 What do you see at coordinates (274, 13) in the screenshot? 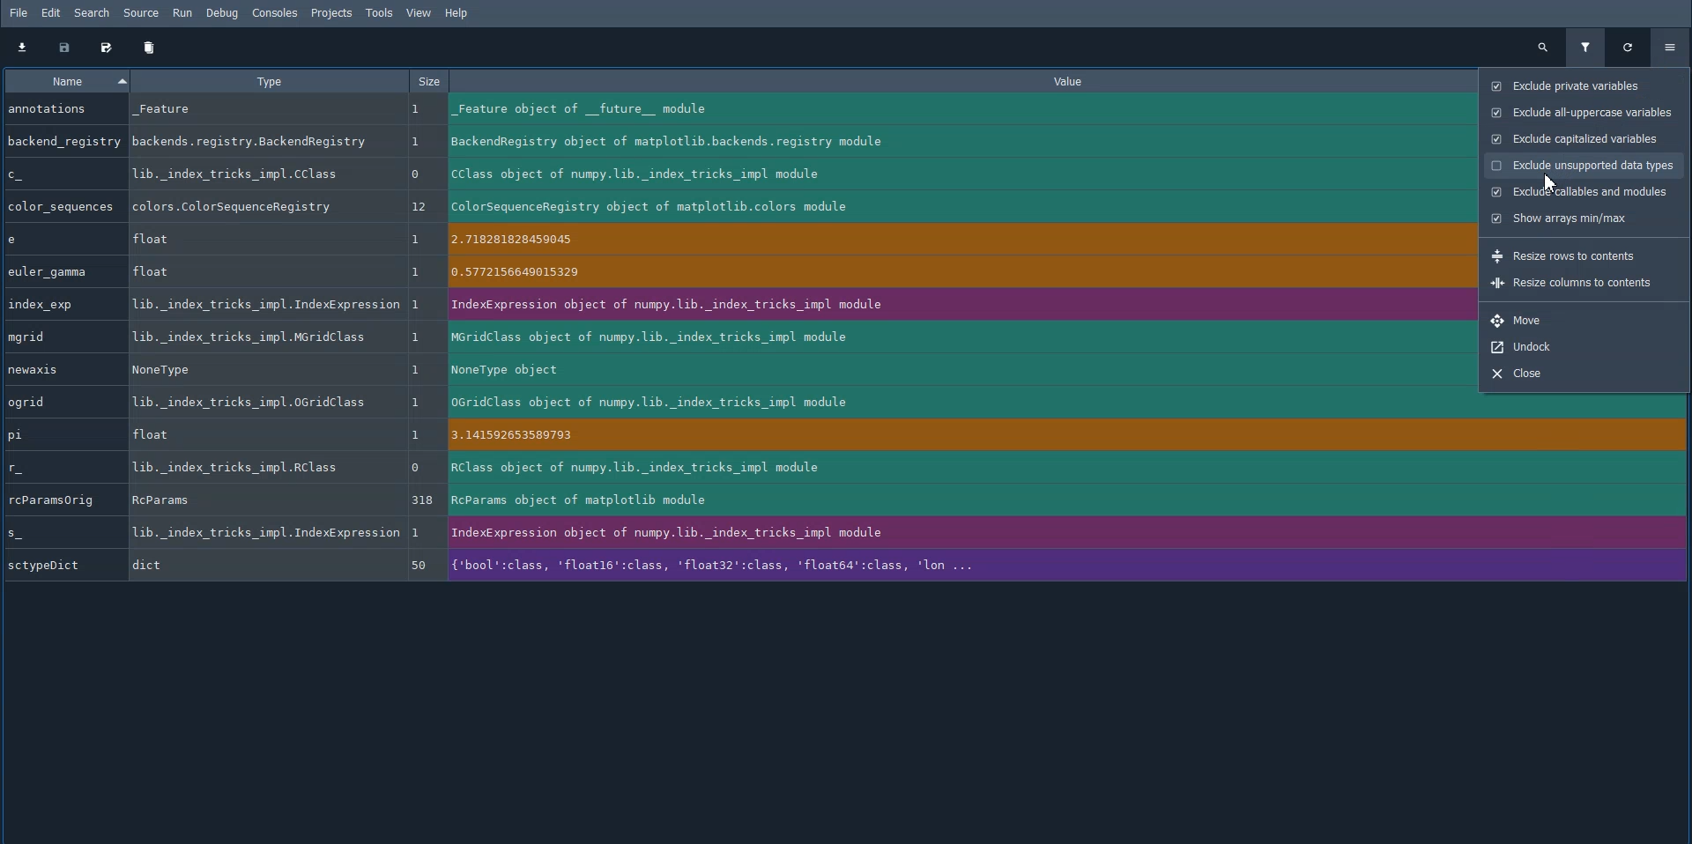
I see `Consoles` at bounding box center [274, 13].